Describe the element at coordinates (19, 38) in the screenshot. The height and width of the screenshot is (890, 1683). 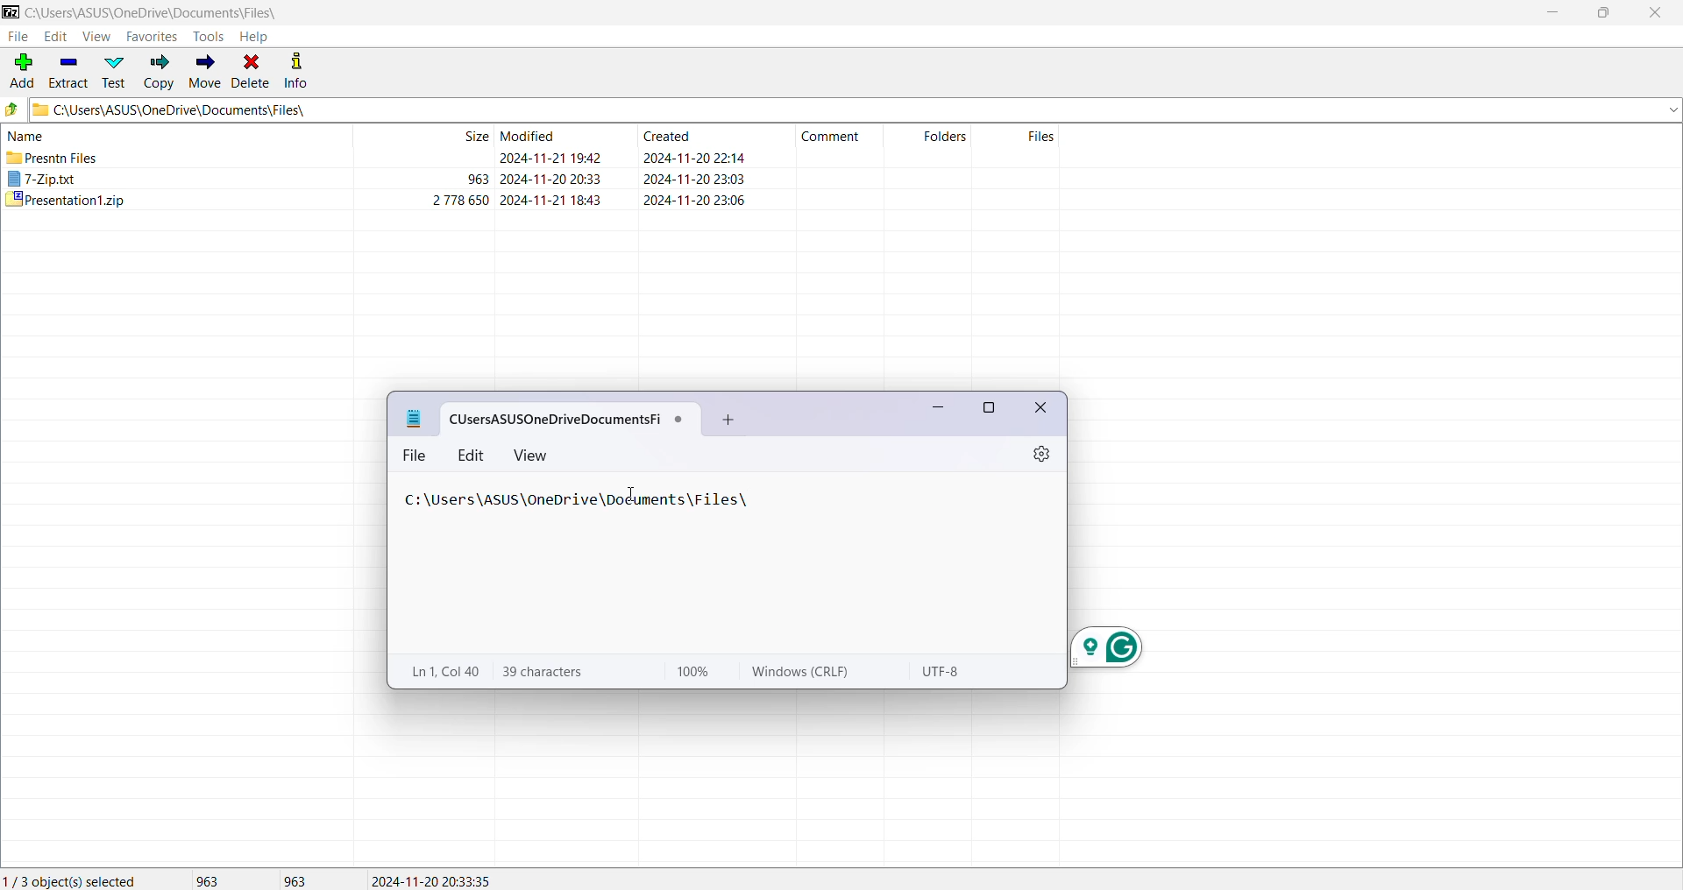
I see `File` at that location.